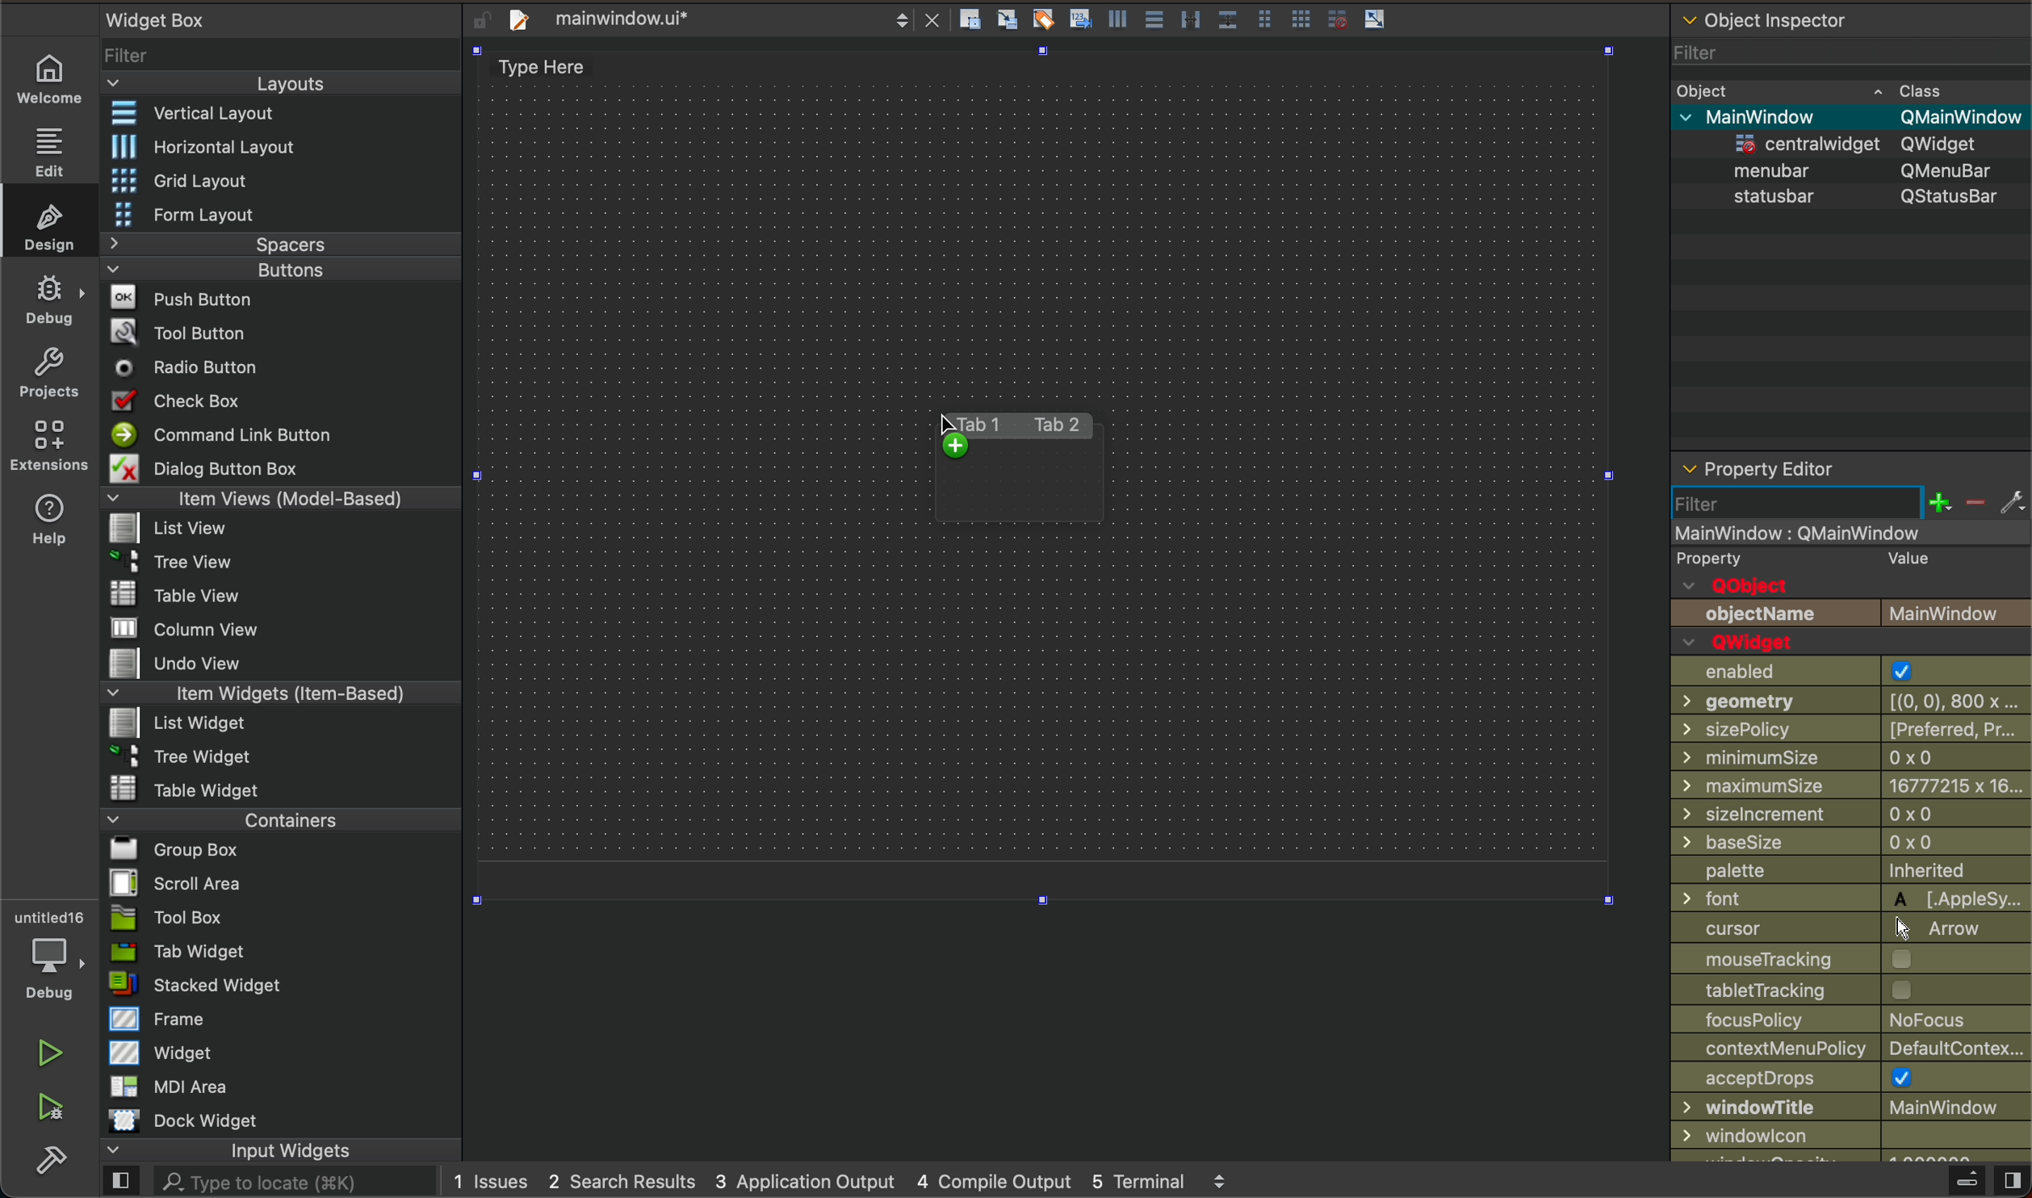 This screenshot has height=1198, width=2032. Describe the element at coordinates (51, 147) in the screenshot. I see `edit` at that location.